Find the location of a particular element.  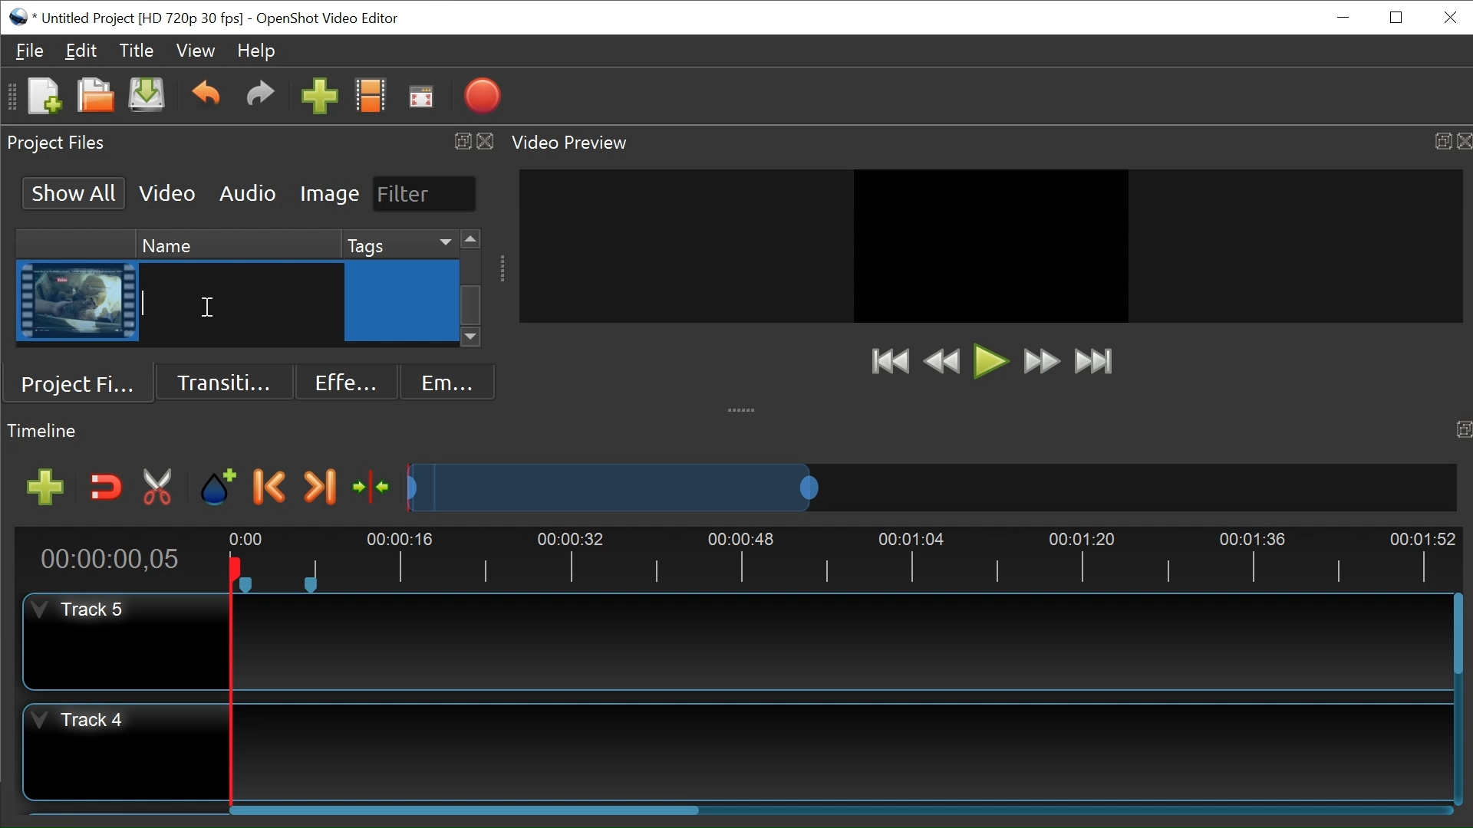

Files is located at coordinates (30, 49).